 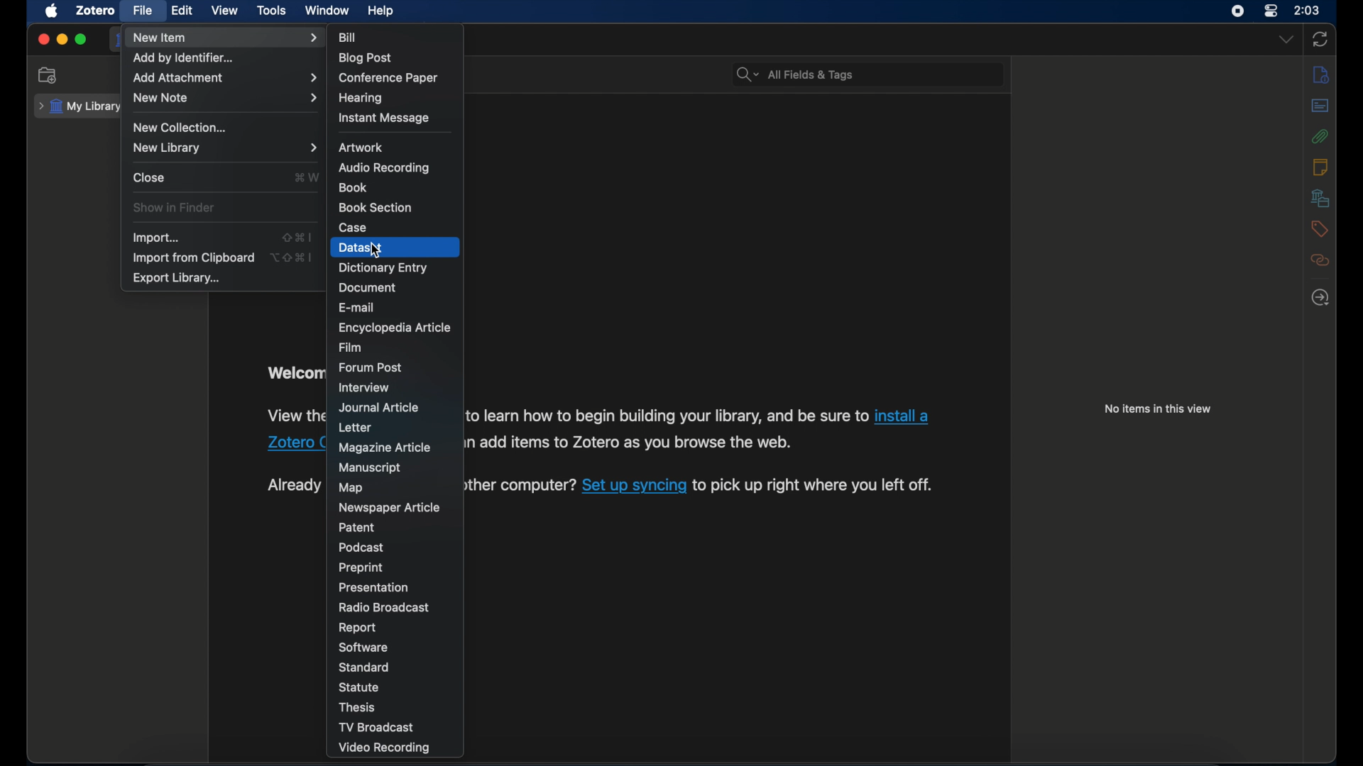 I want to click on shortcut, so click(x=292, y=257).